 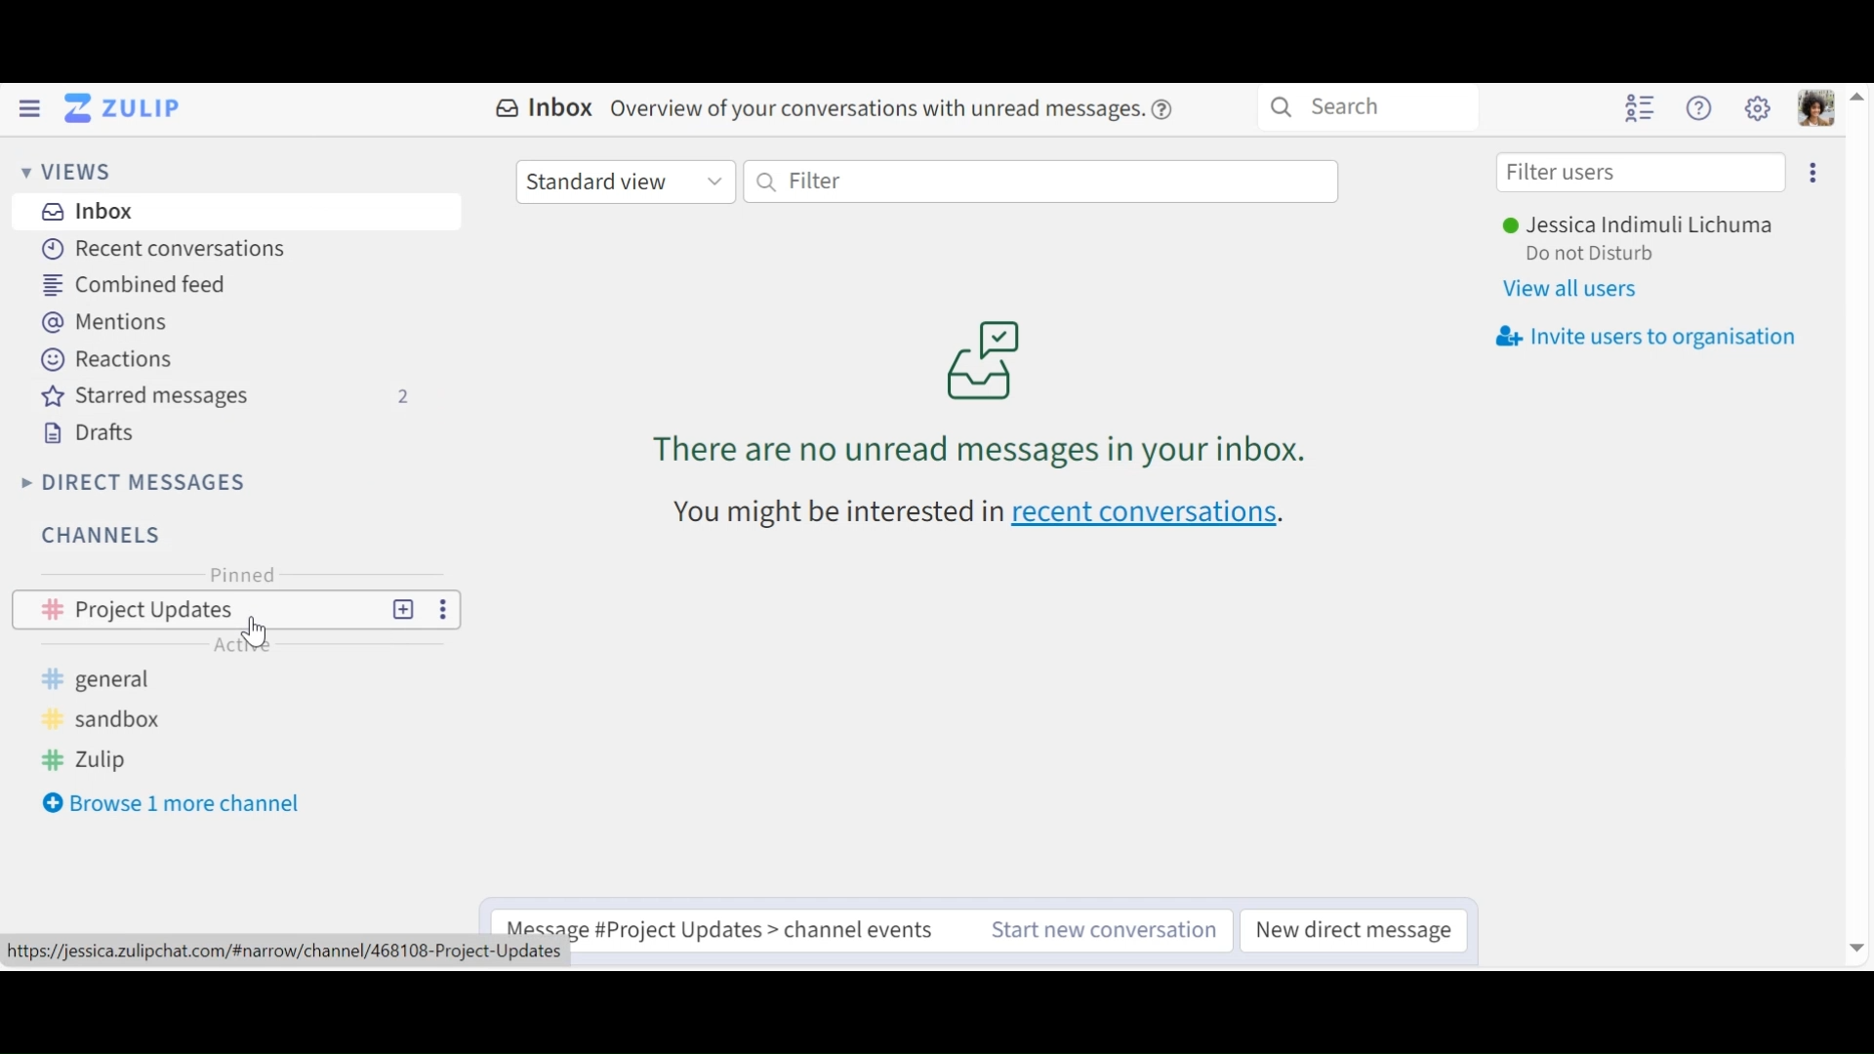 What do you see at coordinates (108, 538) in the screenshot?
I see `Channels` at bounding box center [108, 538].